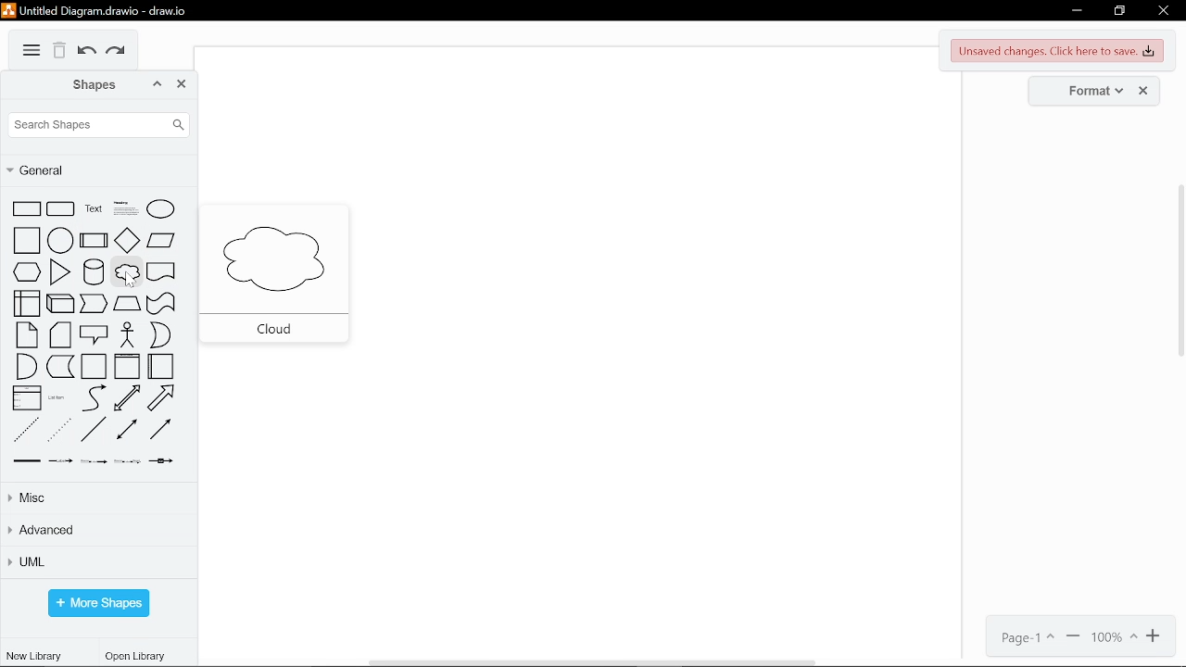  What do you see at coordinates (1074, 637) in the screenshot?
I see `zoom out` at bounding box center [1074, 637].